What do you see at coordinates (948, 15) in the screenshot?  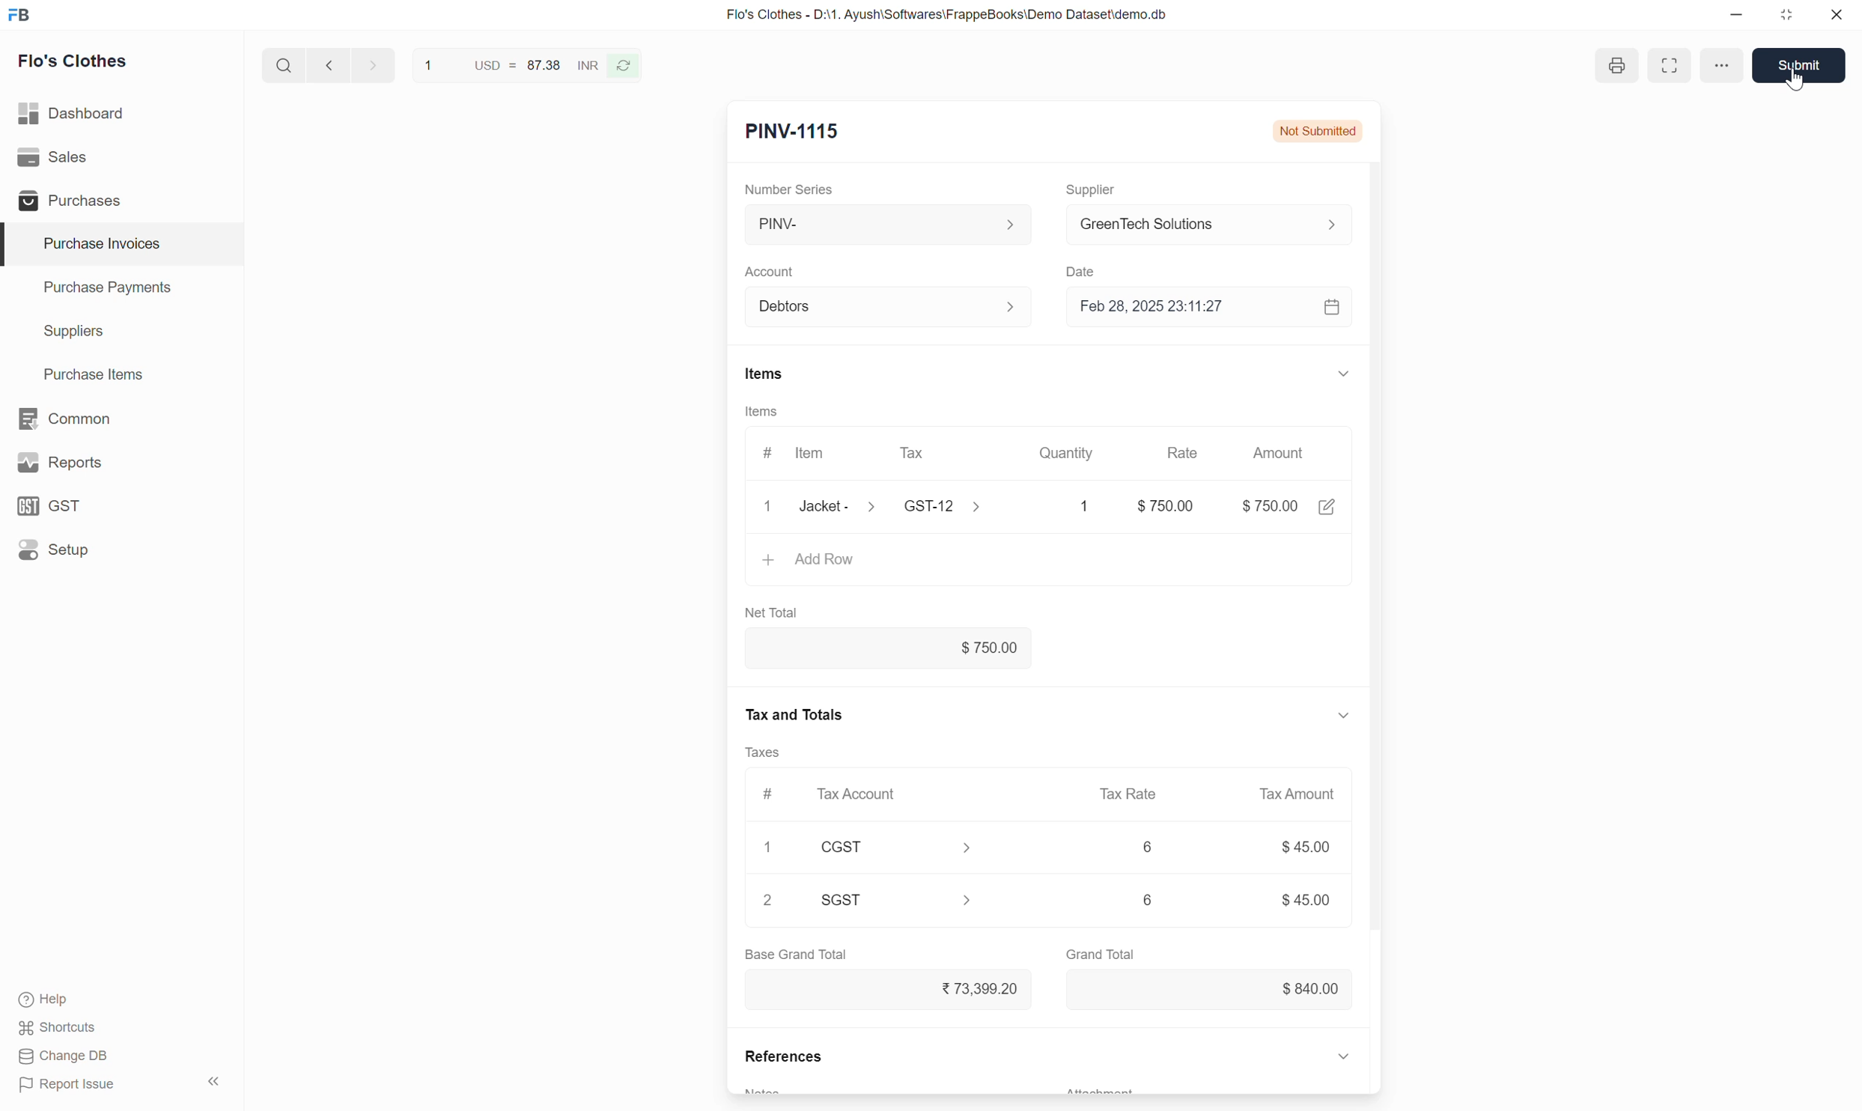 I see `Flo's Clothes - D:\1. Ayush\Softwares\FrappeBooks\Demo Dataset\demo.db` at bounding box center [948, 15].